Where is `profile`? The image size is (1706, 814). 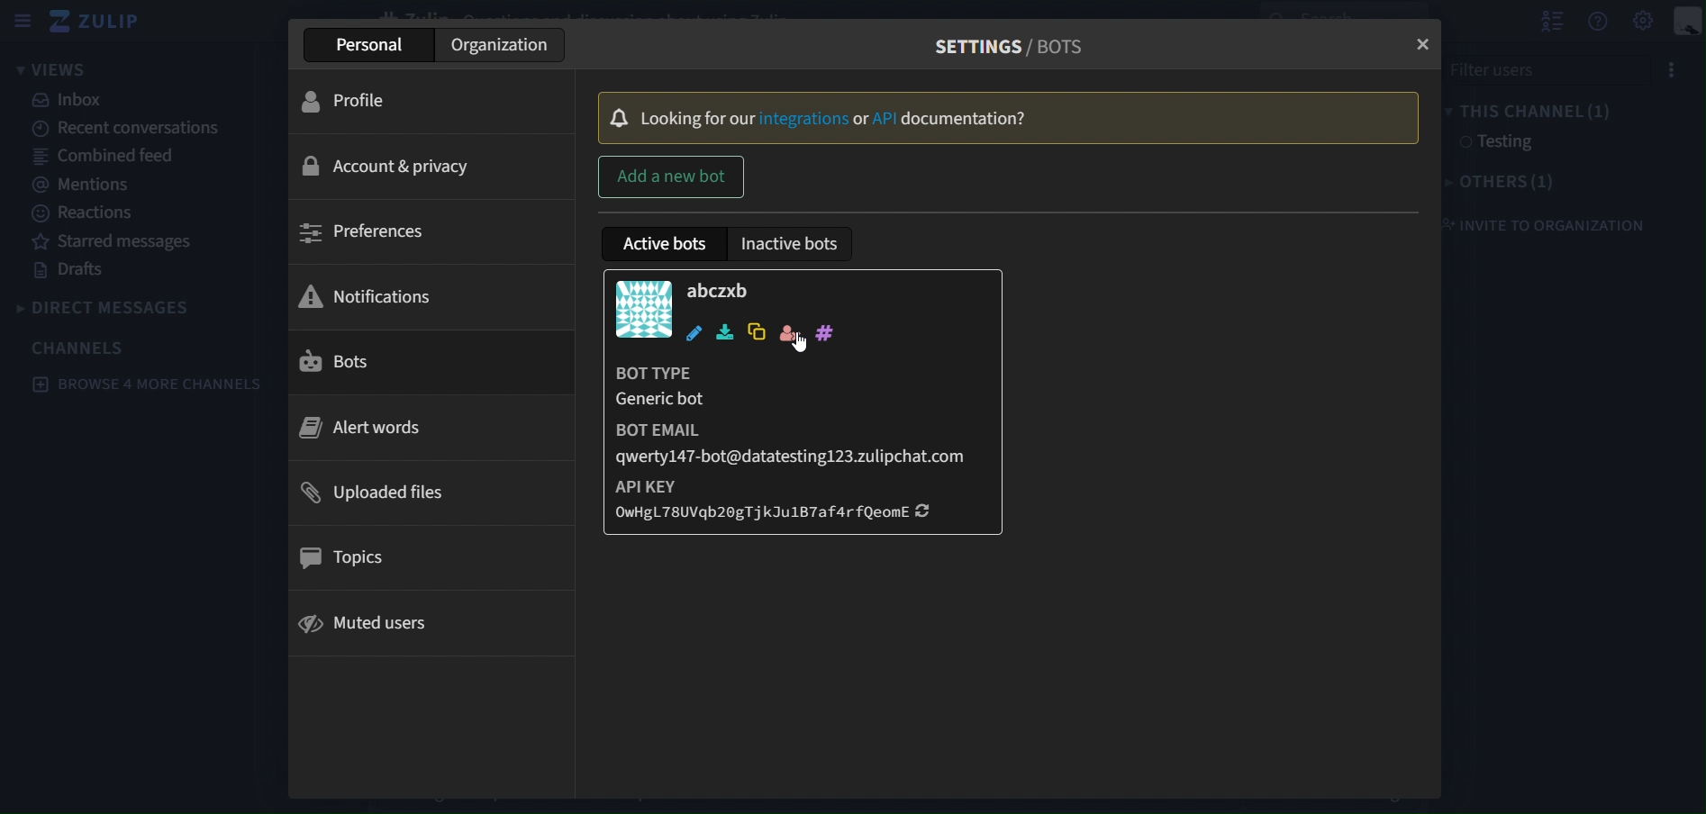 profile is located at coordinates (360, 101).